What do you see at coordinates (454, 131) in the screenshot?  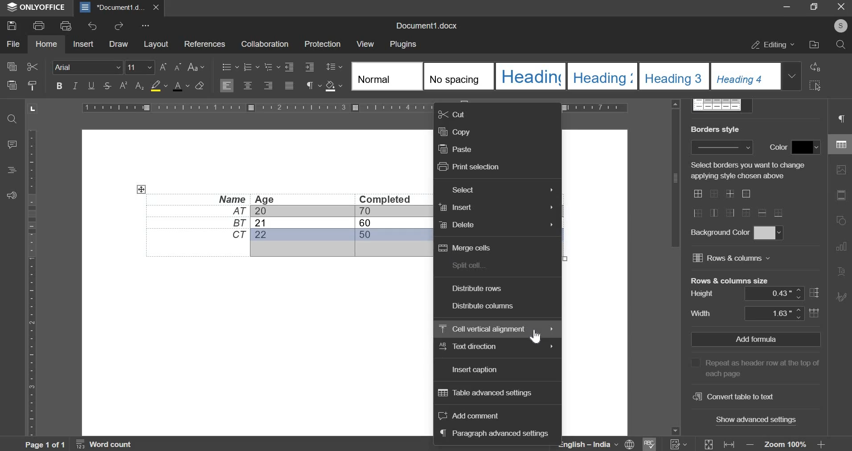 I see `copy` at bounding box center [454, 131].